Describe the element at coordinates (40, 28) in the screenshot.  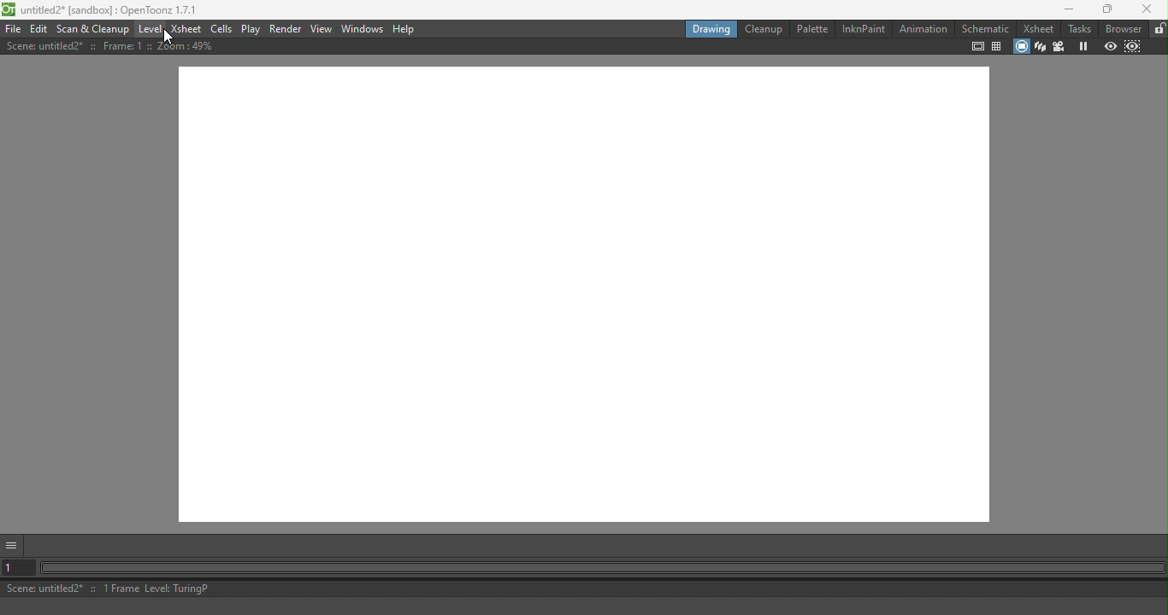
I see `Edit` at that location.